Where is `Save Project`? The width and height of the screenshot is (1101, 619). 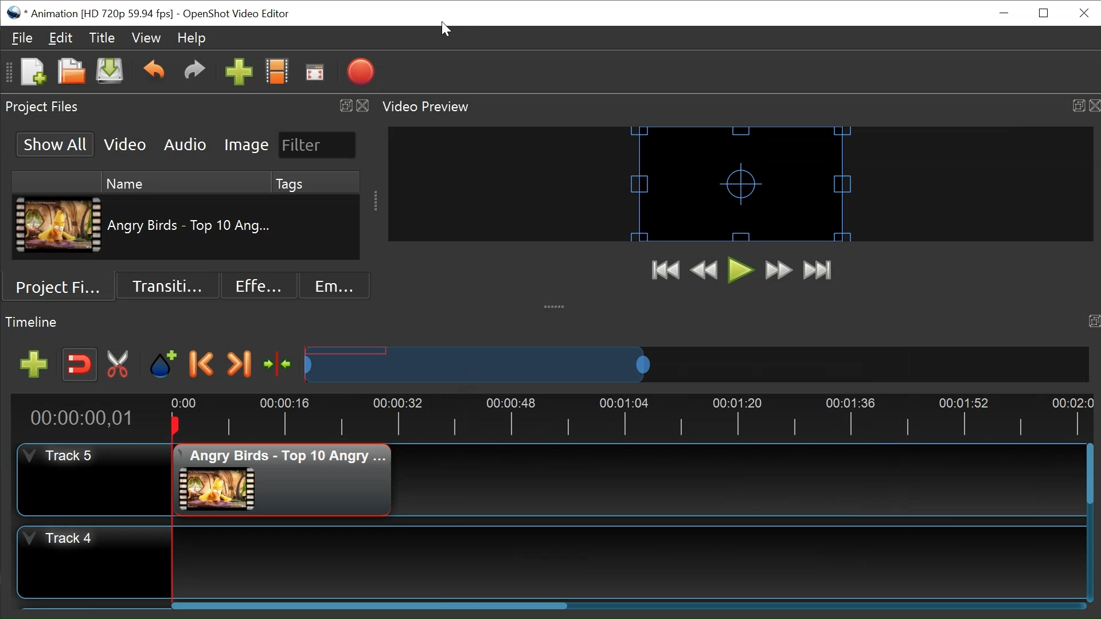
Save Project is located at coordinates (110, 72).